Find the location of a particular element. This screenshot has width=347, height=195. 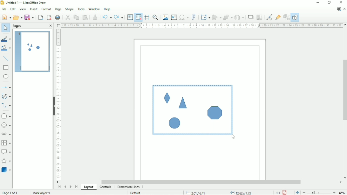

Vertical scrollbar is located at coordinates (344, 91).